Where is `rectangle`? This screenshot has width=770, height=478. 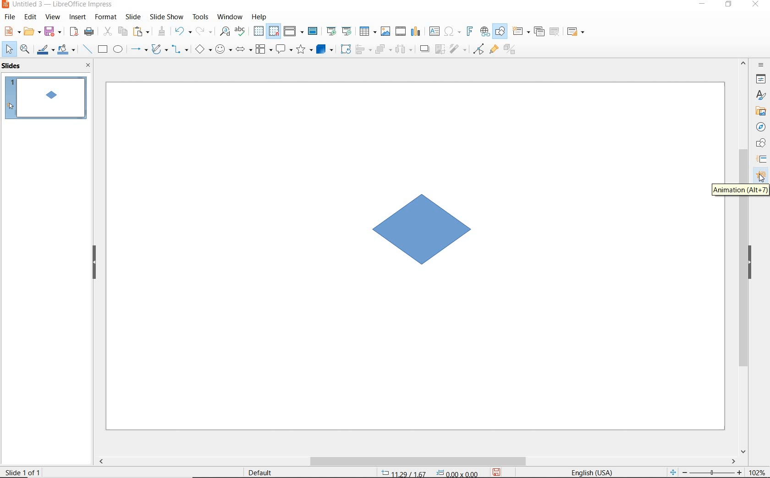 rectangle is located at coordinates (103, 49).